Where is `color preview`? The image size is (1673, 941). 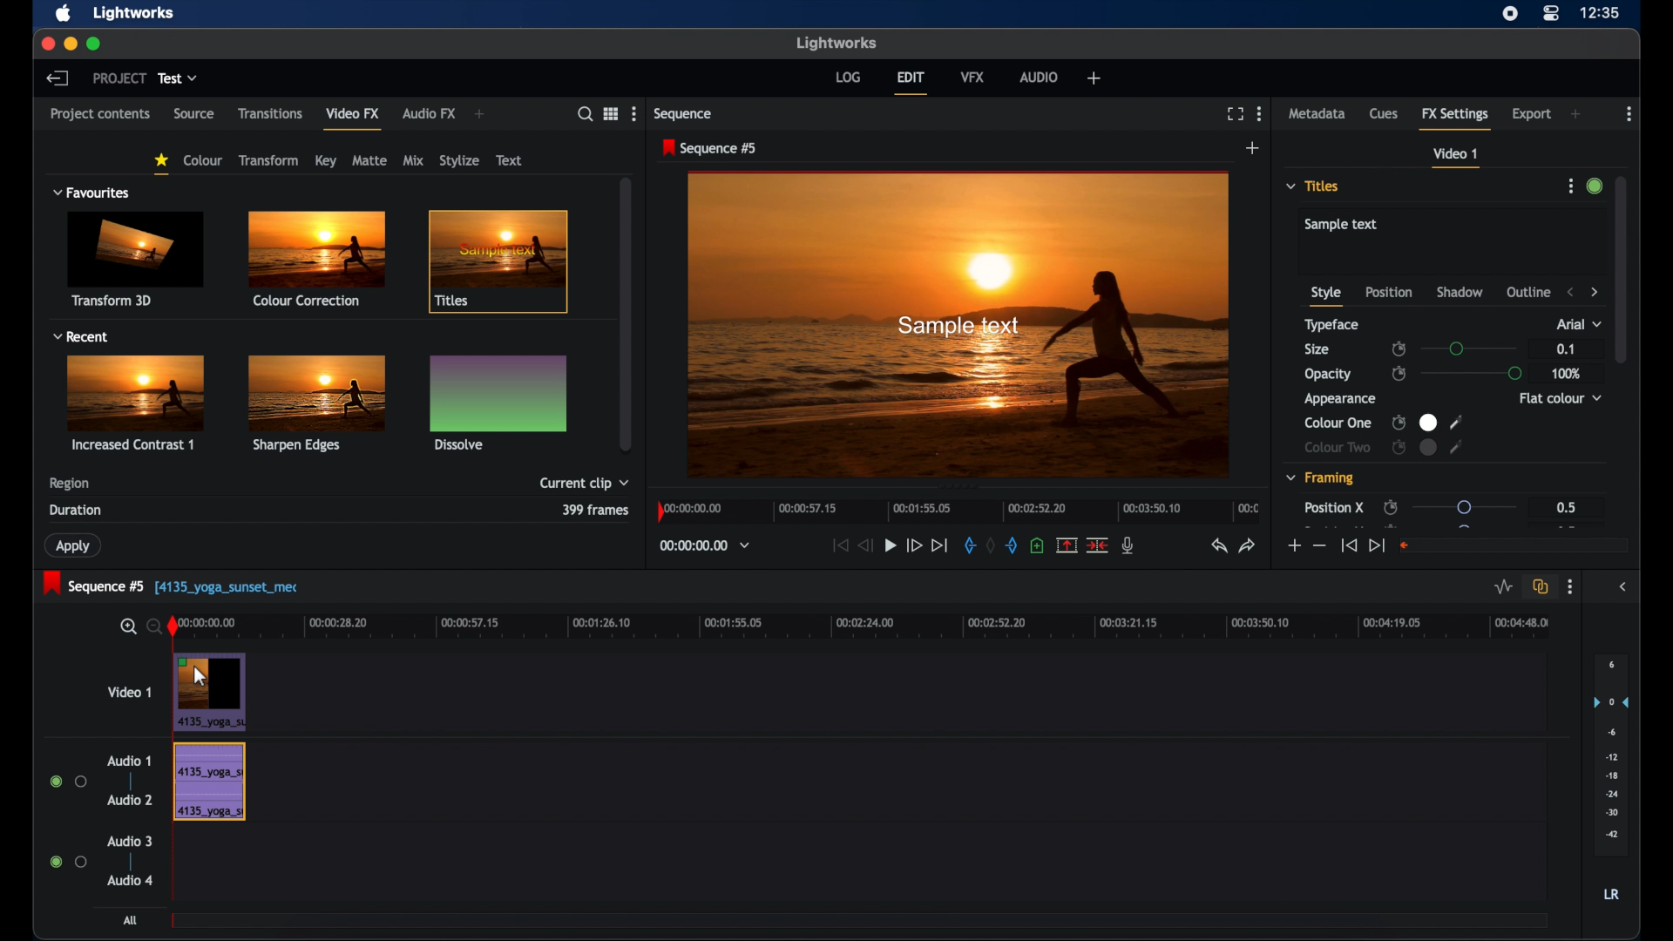 color preview is located at coordinates (1428, 422).